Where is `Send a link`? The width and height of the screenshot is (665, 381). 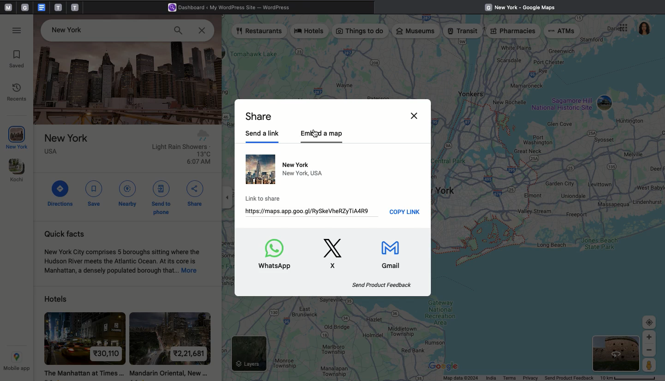
Send a link is located at coordinates (266, 135).